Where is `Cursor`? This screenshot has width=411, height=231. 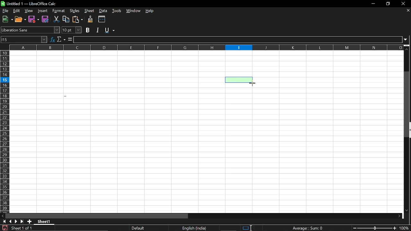 Cursor is located at coordinates (251, 83).